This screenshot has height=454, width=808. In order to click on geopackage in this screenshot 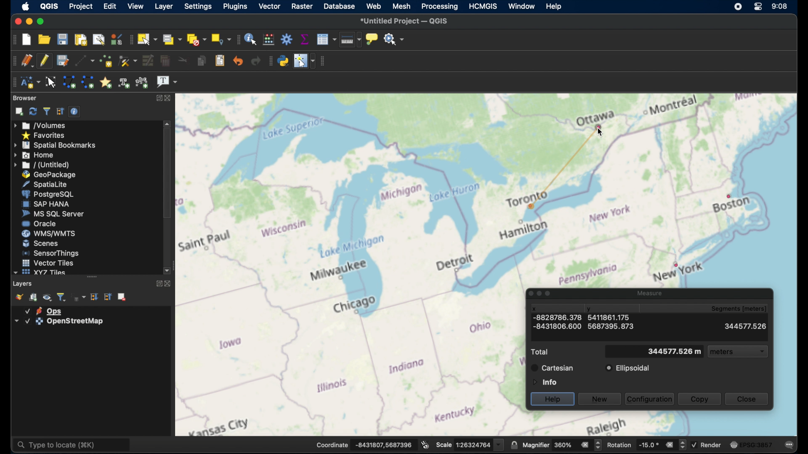, I will do `click(49, 174)`.